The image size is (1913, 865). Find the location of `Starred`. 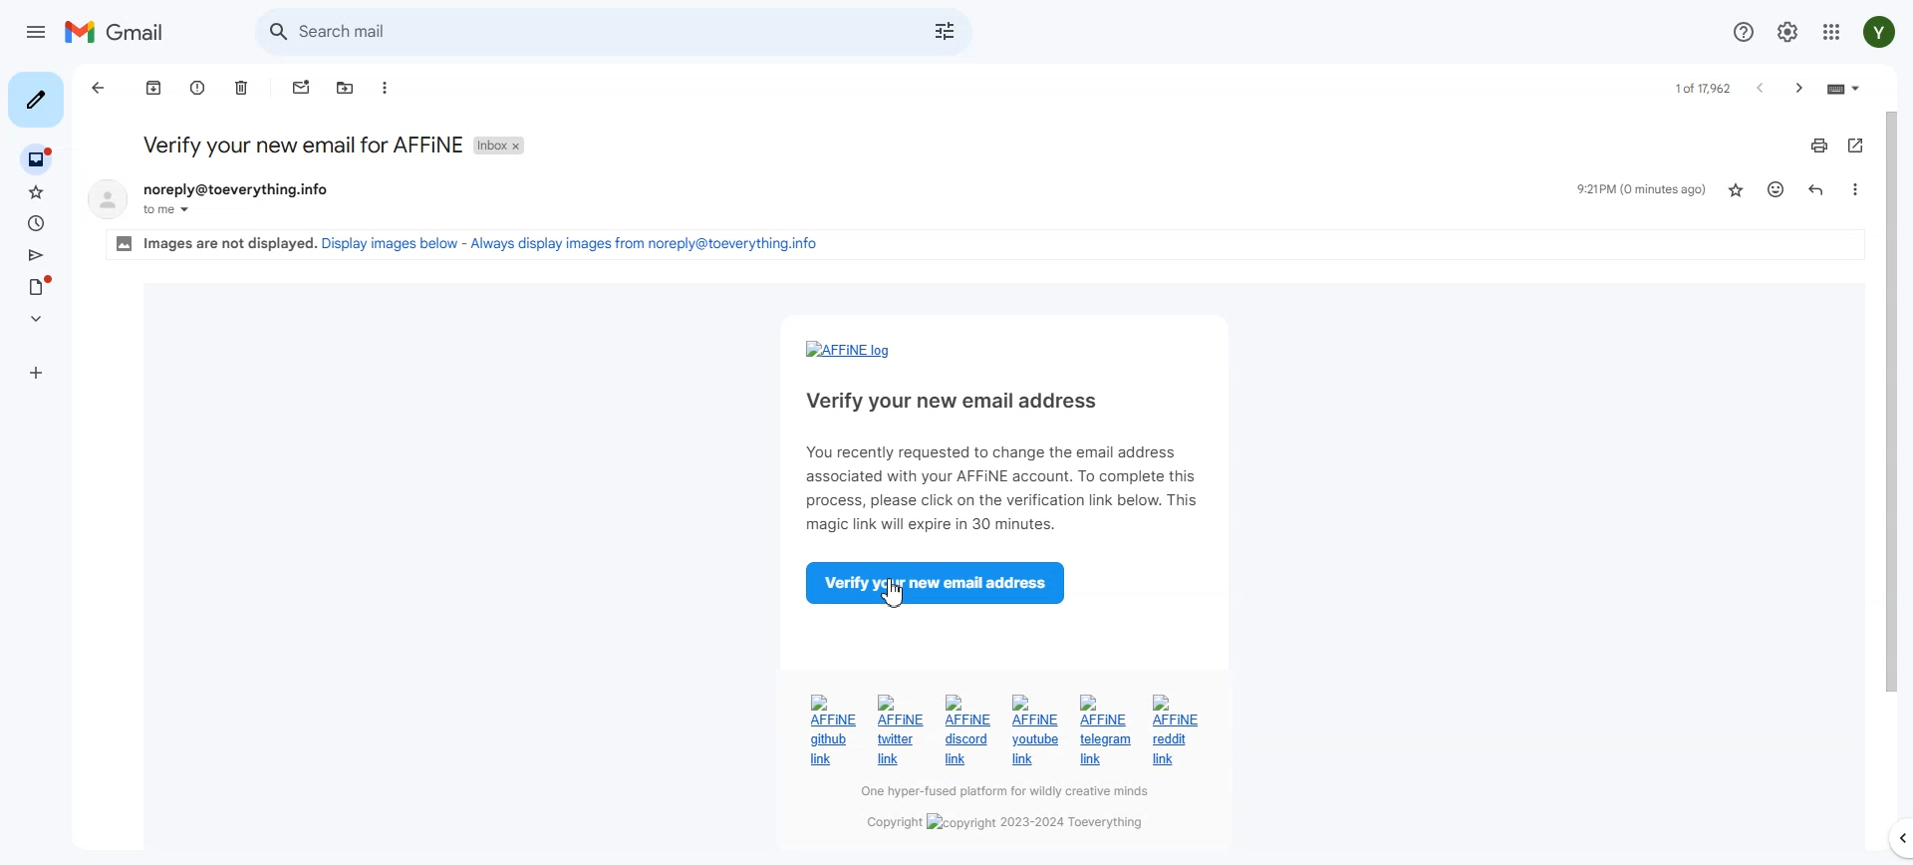

Starred is located at coordinates (36, 192).